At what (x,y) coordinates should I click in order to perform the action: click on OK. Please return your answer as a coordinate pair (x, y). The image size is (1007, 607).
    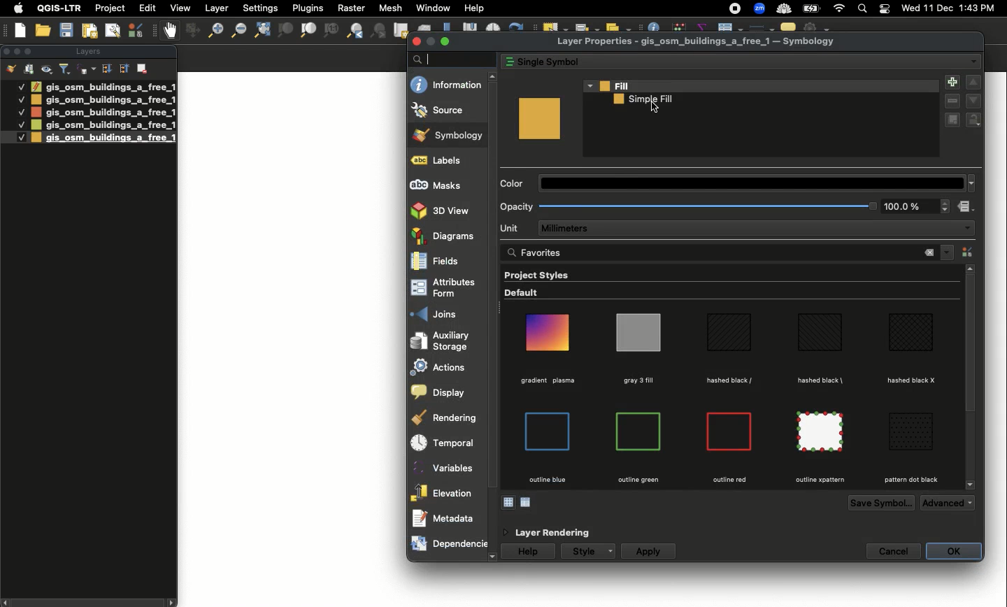
    Looking at the image, I should click on (954, 551).